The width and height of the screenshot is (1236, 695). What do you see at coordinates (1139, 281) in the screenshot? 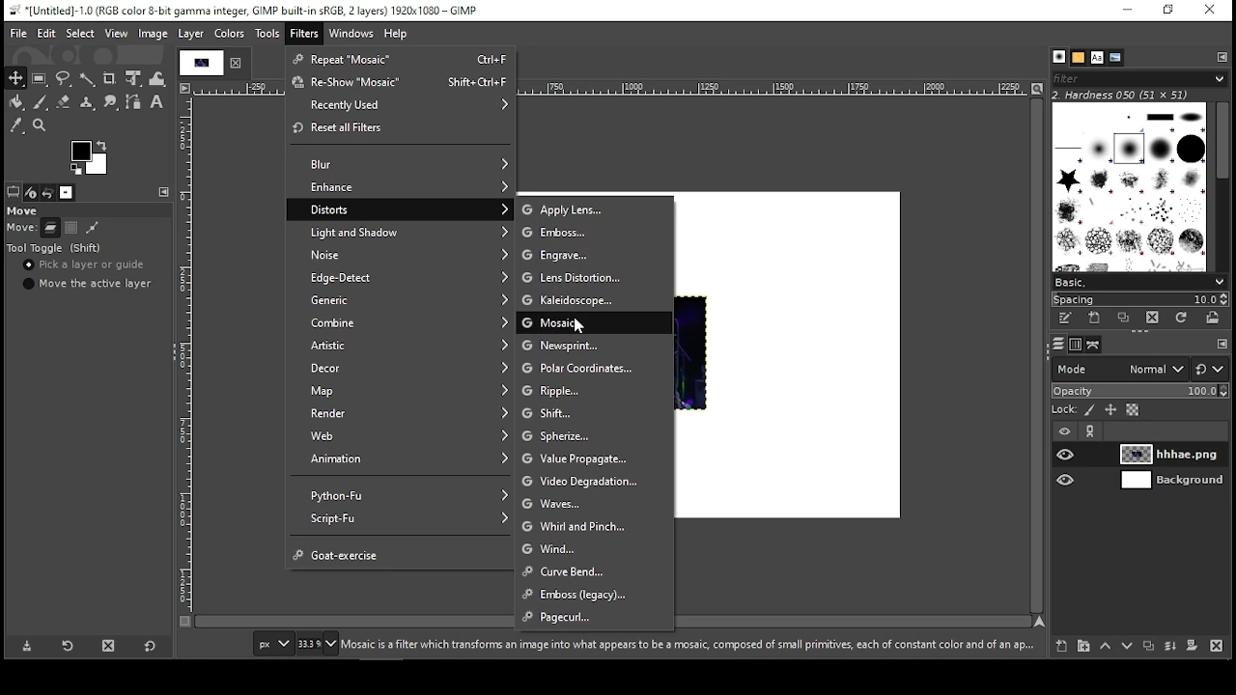
I see `select brush preset` at bounding box center [1139, 281].